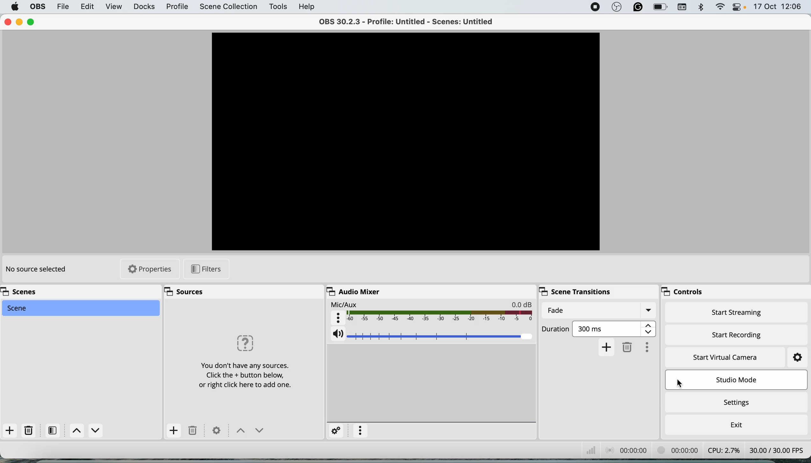  Describe the element at coordinates (700, 7) in the screenshot. I see `bluetooth` at that location.